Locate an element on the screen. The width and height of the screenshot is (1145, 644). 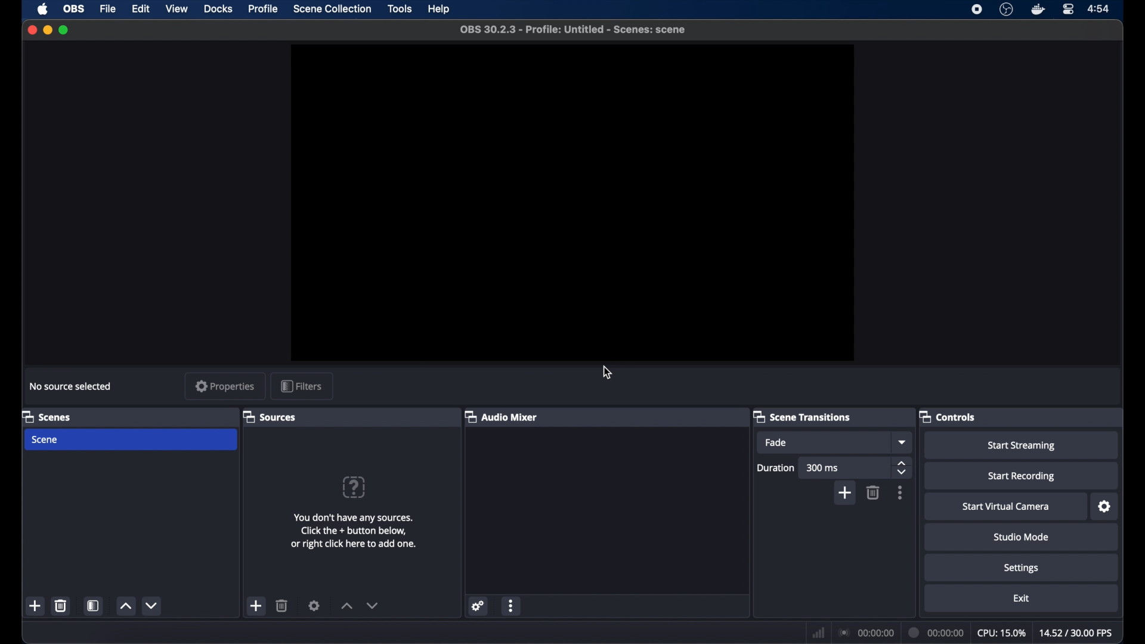
sources is located at coordinates (270, 417).